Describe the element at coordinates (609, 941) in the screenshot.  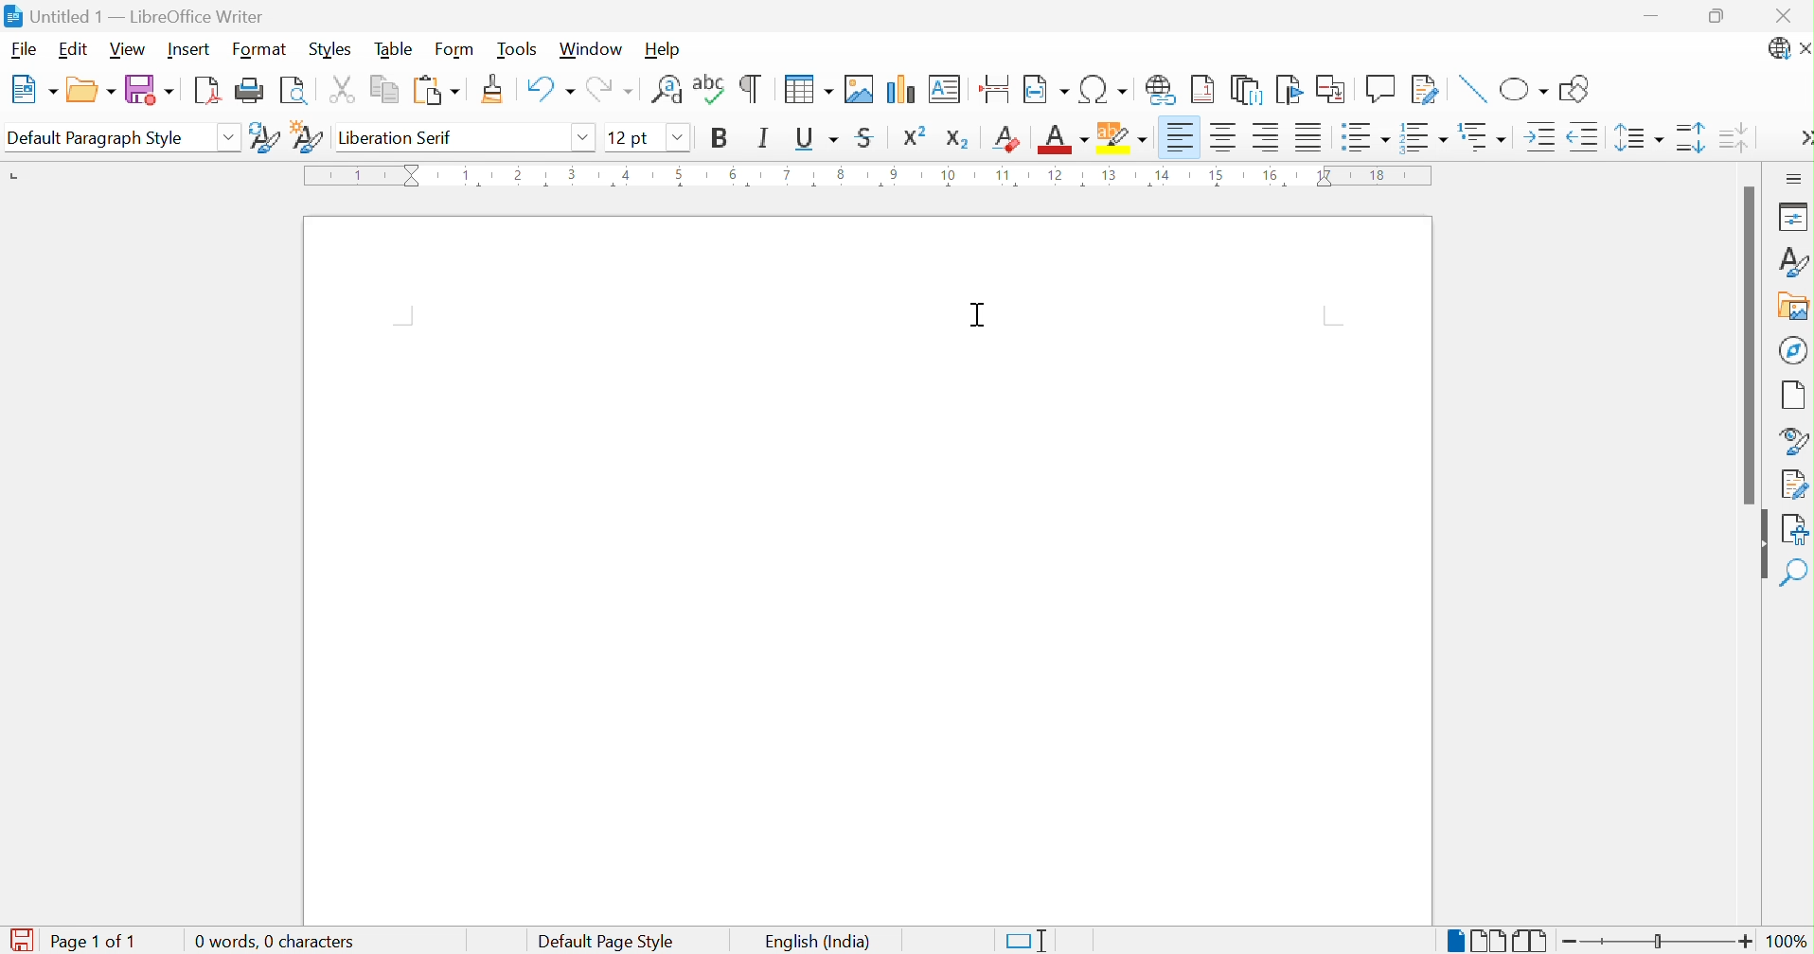
I see `Default page style` at that location.